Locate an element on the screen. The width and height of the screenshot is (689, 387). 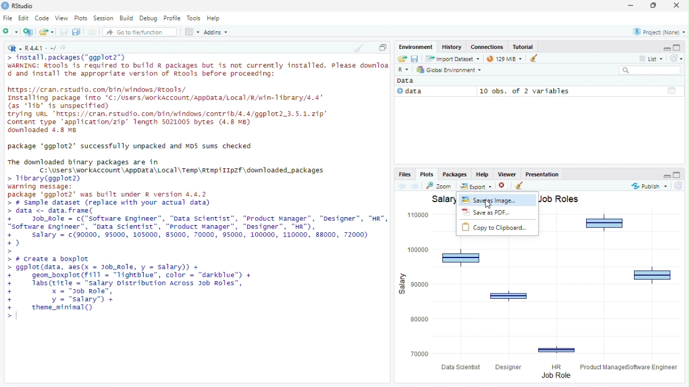
Code - > install.packages("ggplot2") WARNING: Rtools is required to build R packages but is not currently installed. Please downloa d and install the appropriate version of Rtools before proceeding:  https://cran.rstudio.com/bin/windows/Rtools/ Installing package into 'C:/Users/workAccount/AppData/Local/R/win-library/4.4' (as 'lib' is unspecified) trying URL 'https://cran.rstudio.com/bin/windows/contrib/4.4/ggplot2_3.5.1.zip' Content type 'application/zip' length 5021005 bytes (4.8 MB) downloaded 4.8 MB  package ggplot2' successfully unpacked and MD5 sums checked The downloaded binary packages are in C:\Users\workAccount\AppData\Local\Temp\RtmpiIIpZf\downloaded_packages > library(ggplot2) > Files warning message: package ggplot2' was built under R version 4.4.2 > # Sample dataset (replace with your actual data) > data <- data.frame( + Job_Role c("Software Engineer", "Data Scientist", "Product Manager", "Designer", "HR", "Software Engineer", "Data Scientist", "Product Manager", "Designer", "HR"), + salary c(90000, 95000, 105000, 85000, 70000, 95000, 100000, 110000, 88000, 72000)  > Create a boxplot > ggplot(data, aes (x Job Role, y salary)) + geom_boxplot(fill "lightblue", color "darkblue") + + + labs (title "Salary Distribution Across Job Roles", y = "salary") + + x = "Job Role", theme minimal() is located at coordinates (196, 187).